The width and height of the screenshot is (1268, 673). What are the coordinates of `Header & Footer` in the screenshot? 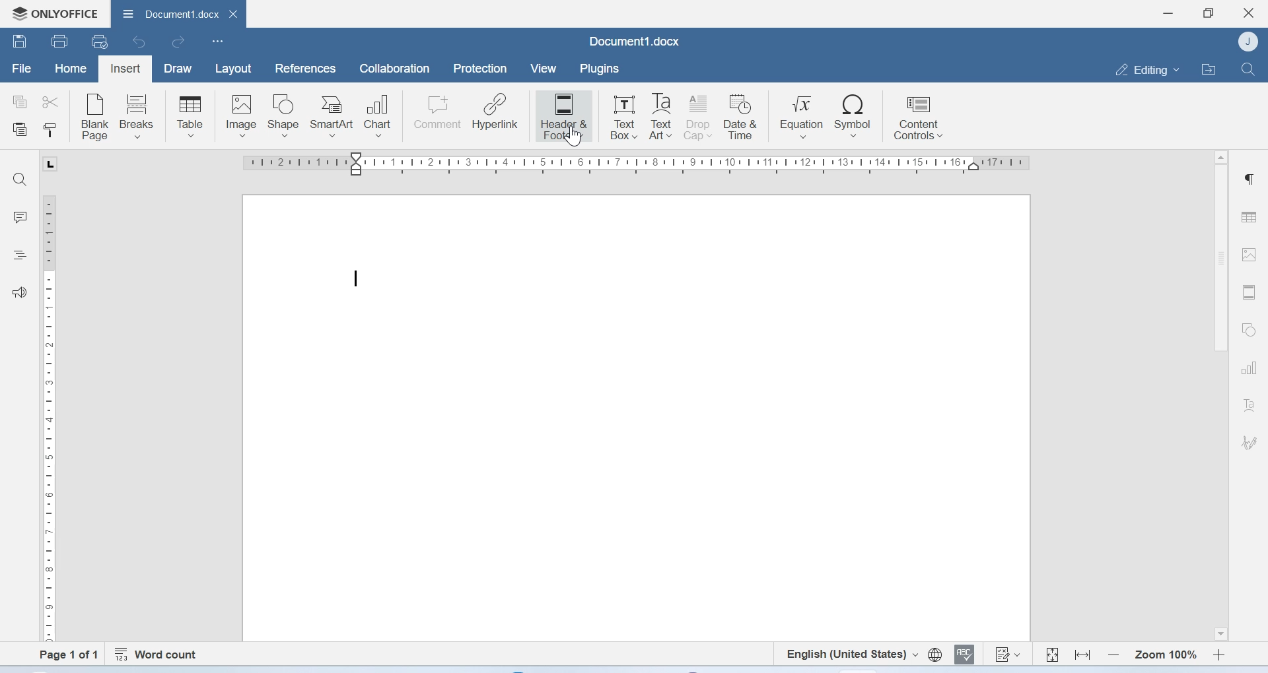 It's located at (563, 115).